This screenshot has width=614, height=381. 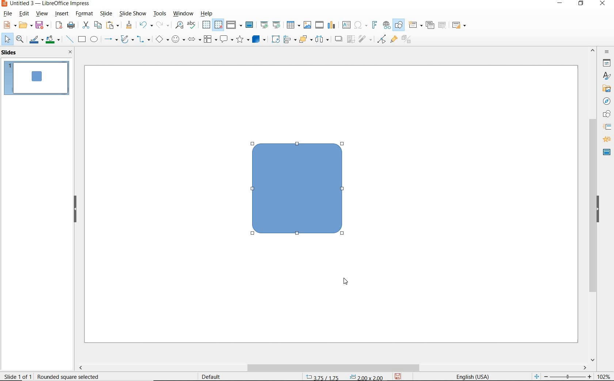 I want to click on start from current slide, so click(x=277, y=25).